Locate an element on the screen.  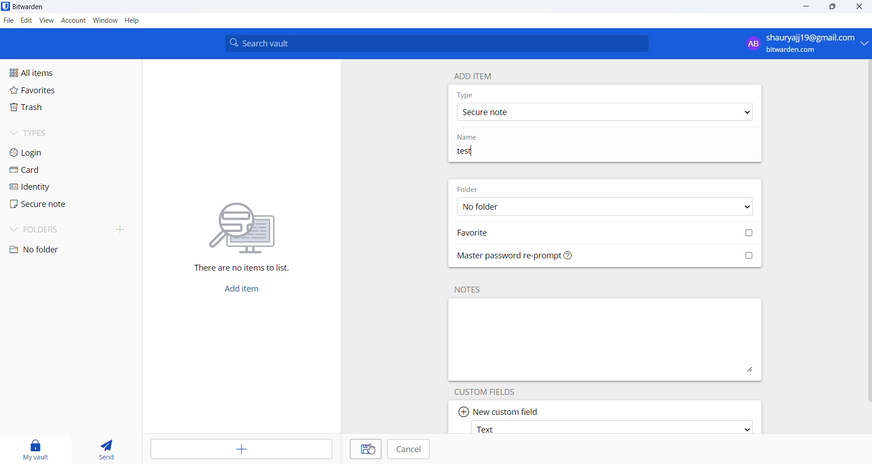
notes heading is located at coordinates (469, 289).